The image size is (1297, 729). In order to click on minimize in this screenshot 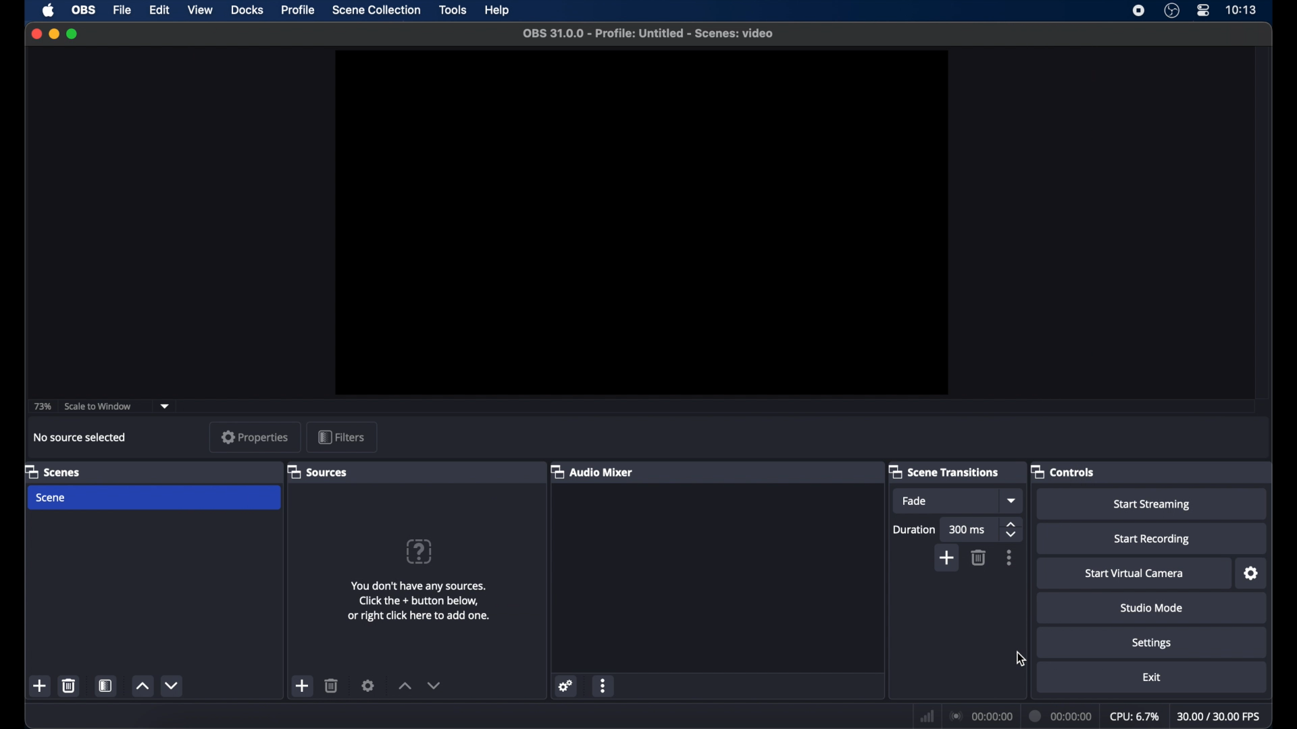, I will do `click(53, 34)`.